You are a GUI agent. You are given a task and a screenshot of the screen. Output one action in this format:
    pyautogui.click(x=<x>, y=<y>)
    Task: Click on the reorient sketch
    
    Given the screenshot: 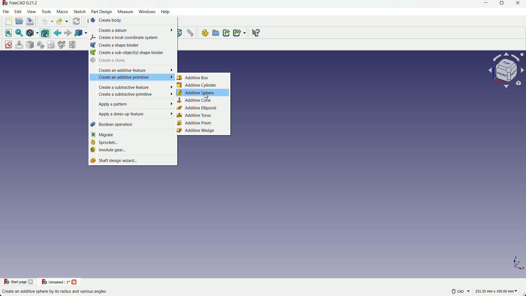 What is the action you would take?
    pyautogui.click(x=40, y=45)
    